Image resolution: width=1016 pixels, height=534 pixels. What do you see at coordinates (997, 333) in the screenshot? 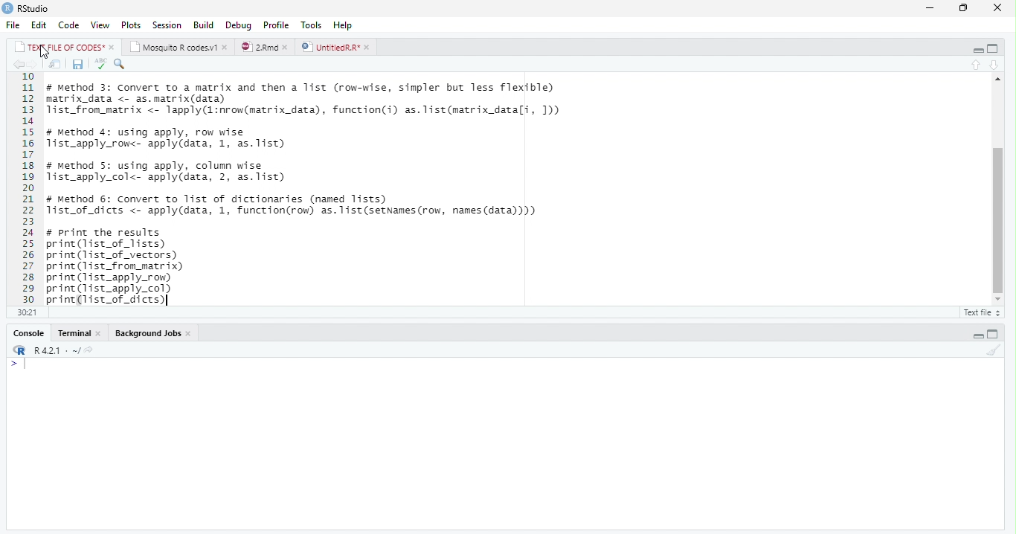
I see `Full Height` at bounding box center [997, 333].